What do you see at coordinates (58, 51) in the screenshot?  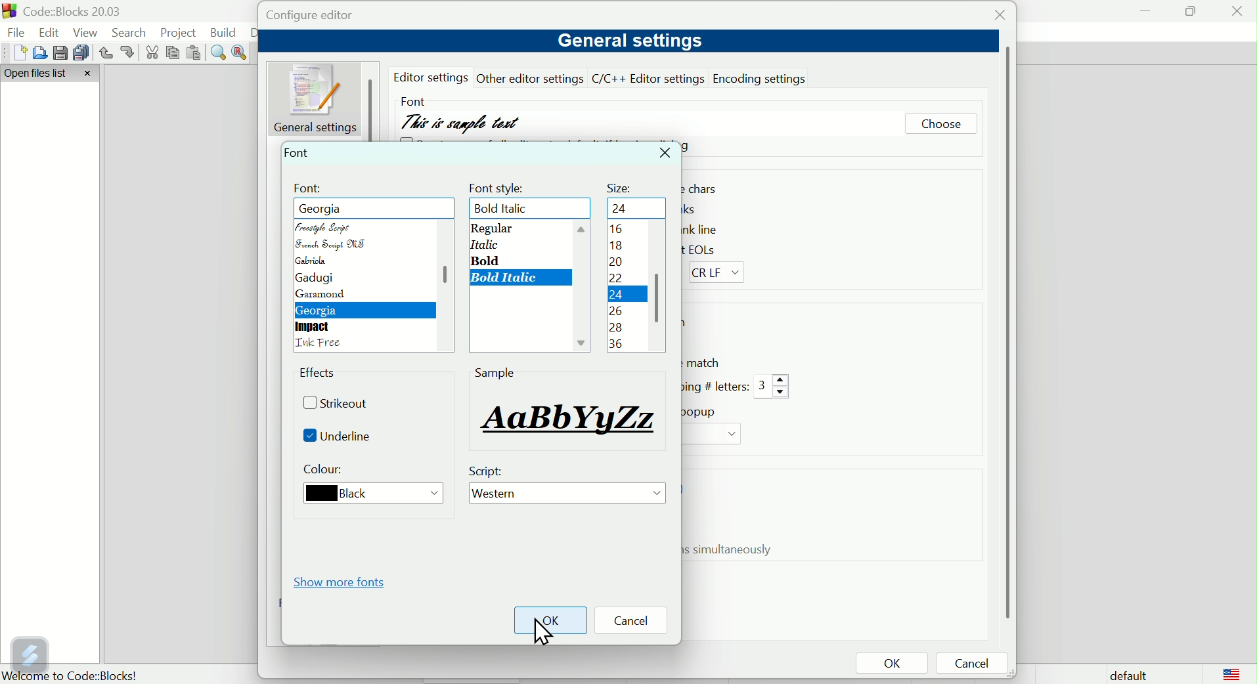 I see `save` at bounding box center [58, 51].